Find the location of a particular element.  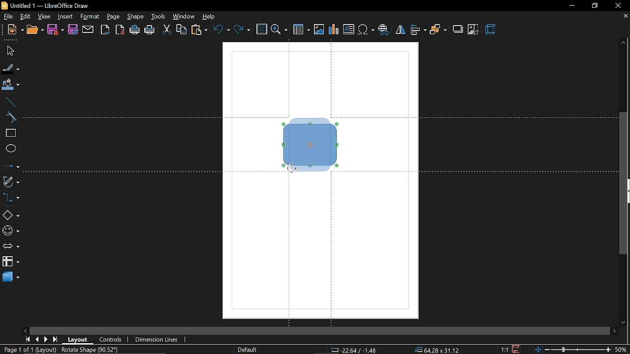

line is located at coordinates (9, 102).